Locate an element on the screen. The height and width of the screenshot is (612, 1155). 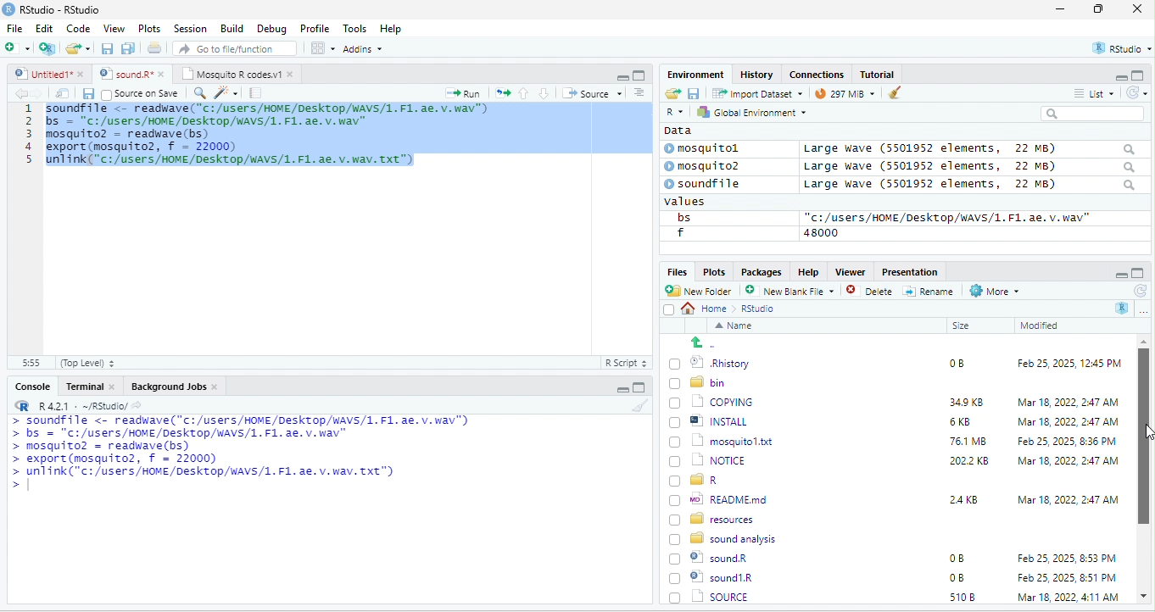
rstudio is located at coordinates (1119, 49).